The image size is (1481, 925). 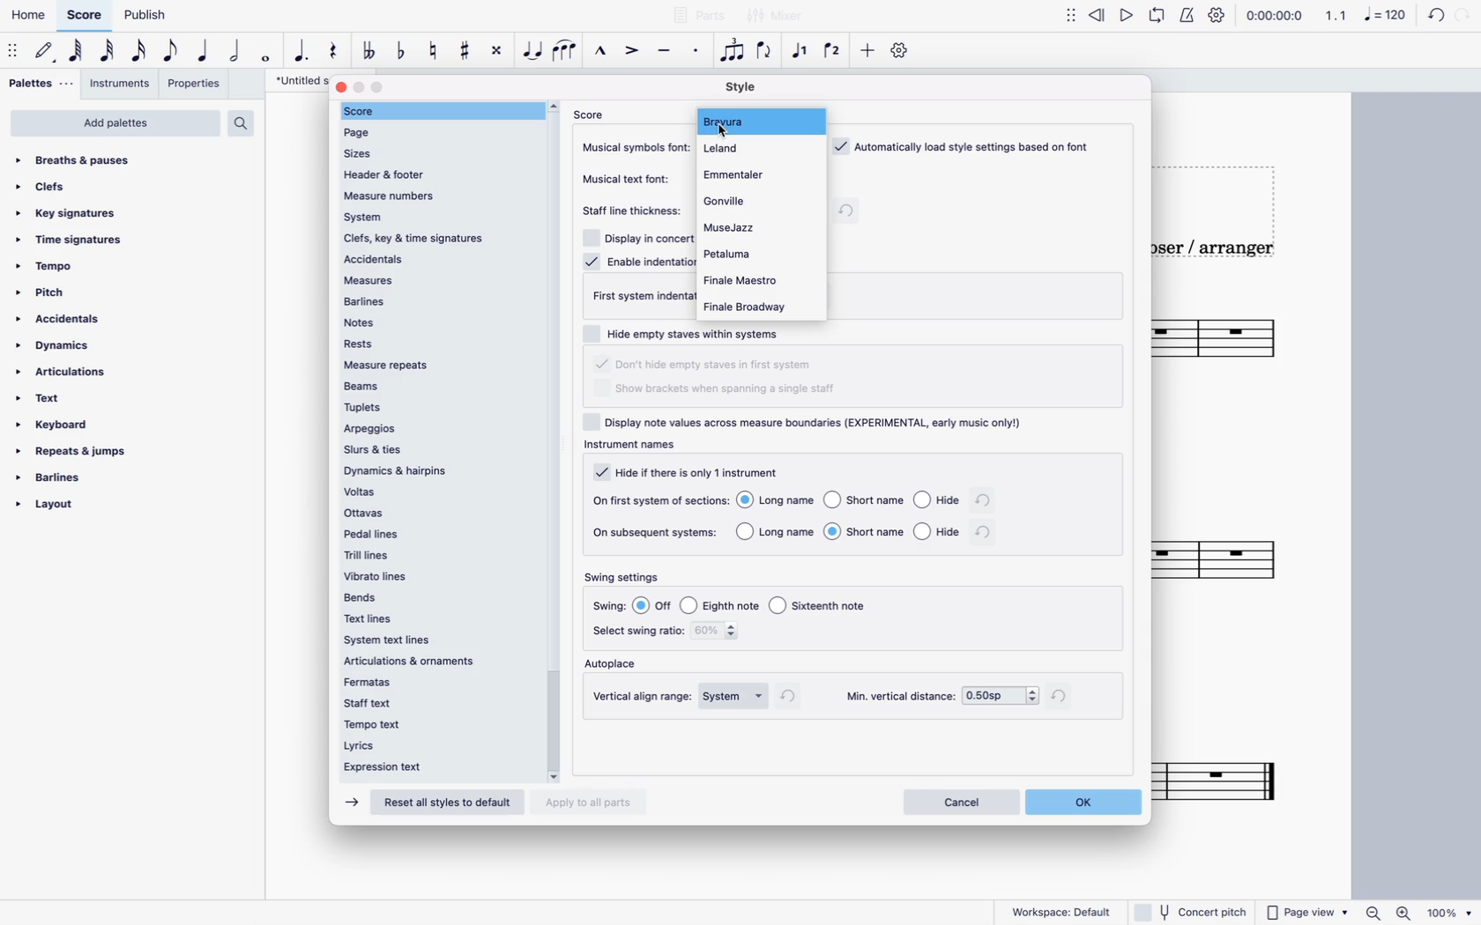 What do you see at coordinates (727, 131) in the screenshot?
I see `Cursor` at bounding box center [727, 131].